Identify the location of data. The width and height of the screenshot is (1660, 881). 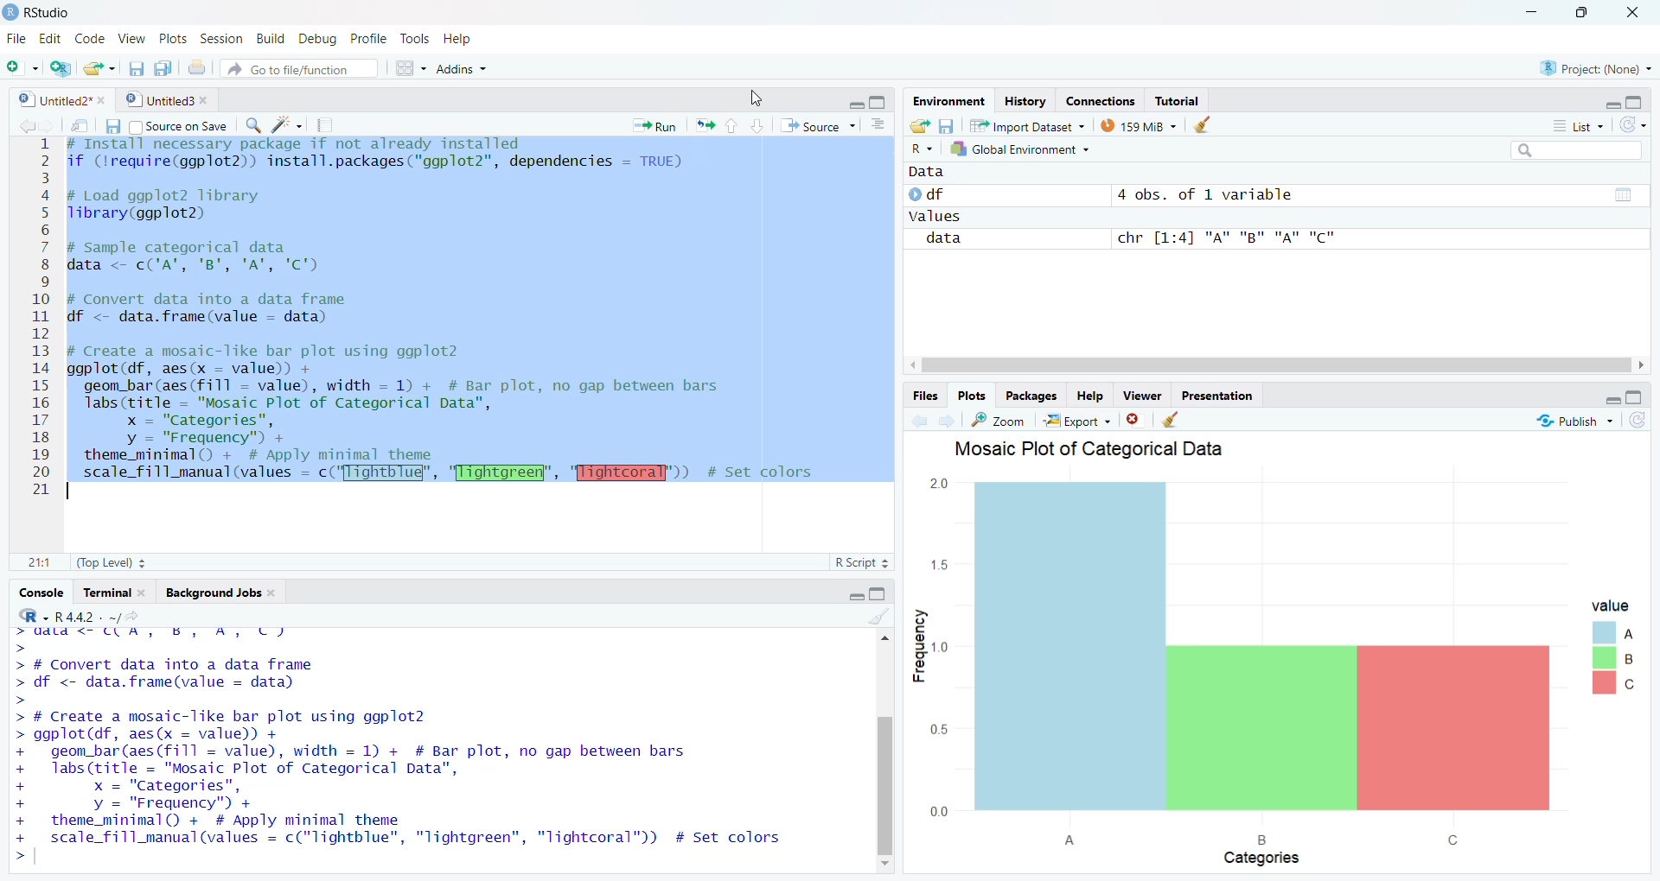
(946, 240).